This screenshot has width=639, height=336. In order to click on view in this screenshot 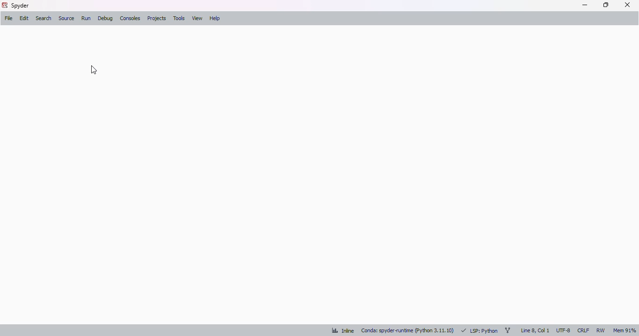, I will do `click(197, 18)`.